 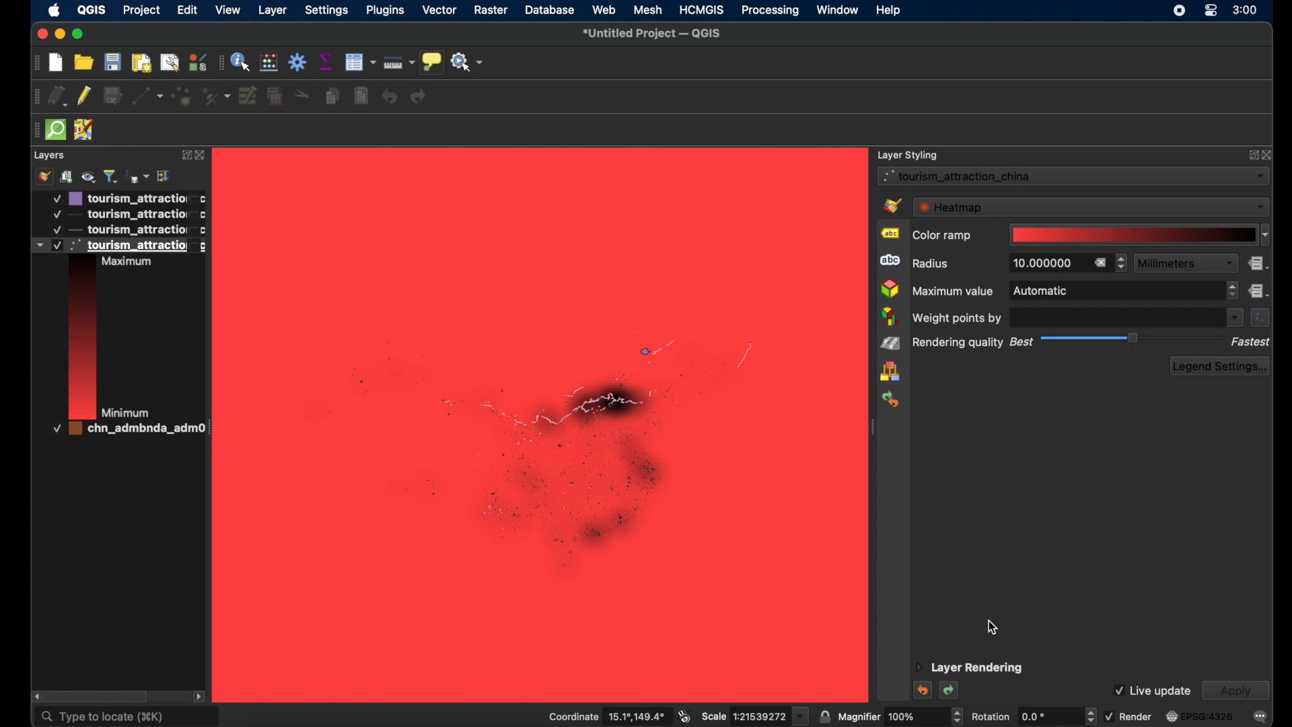 I want to click on 3d view, so click(x=890, y=289).